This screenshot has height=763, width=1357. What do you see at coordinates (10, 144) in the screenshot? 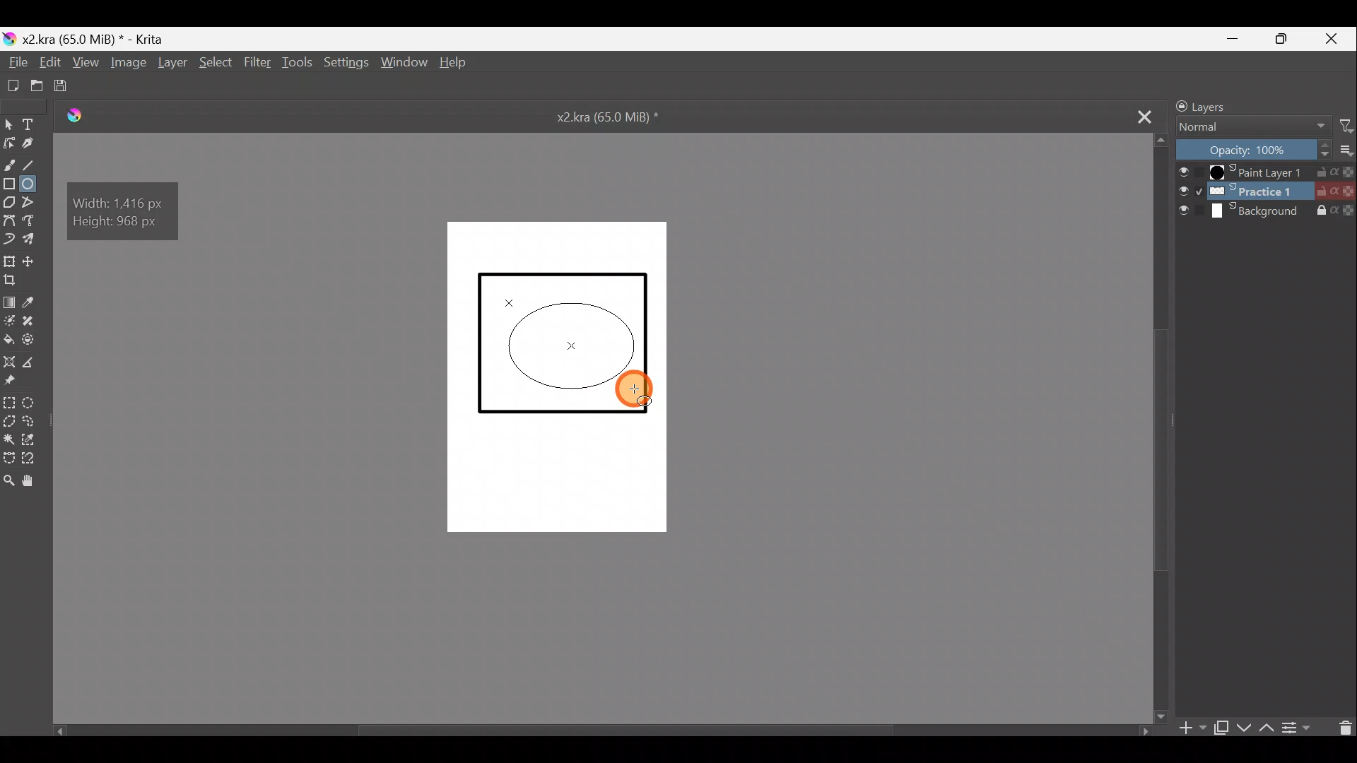
I see `Edit shapes tool` at bounding box center [10, 144].